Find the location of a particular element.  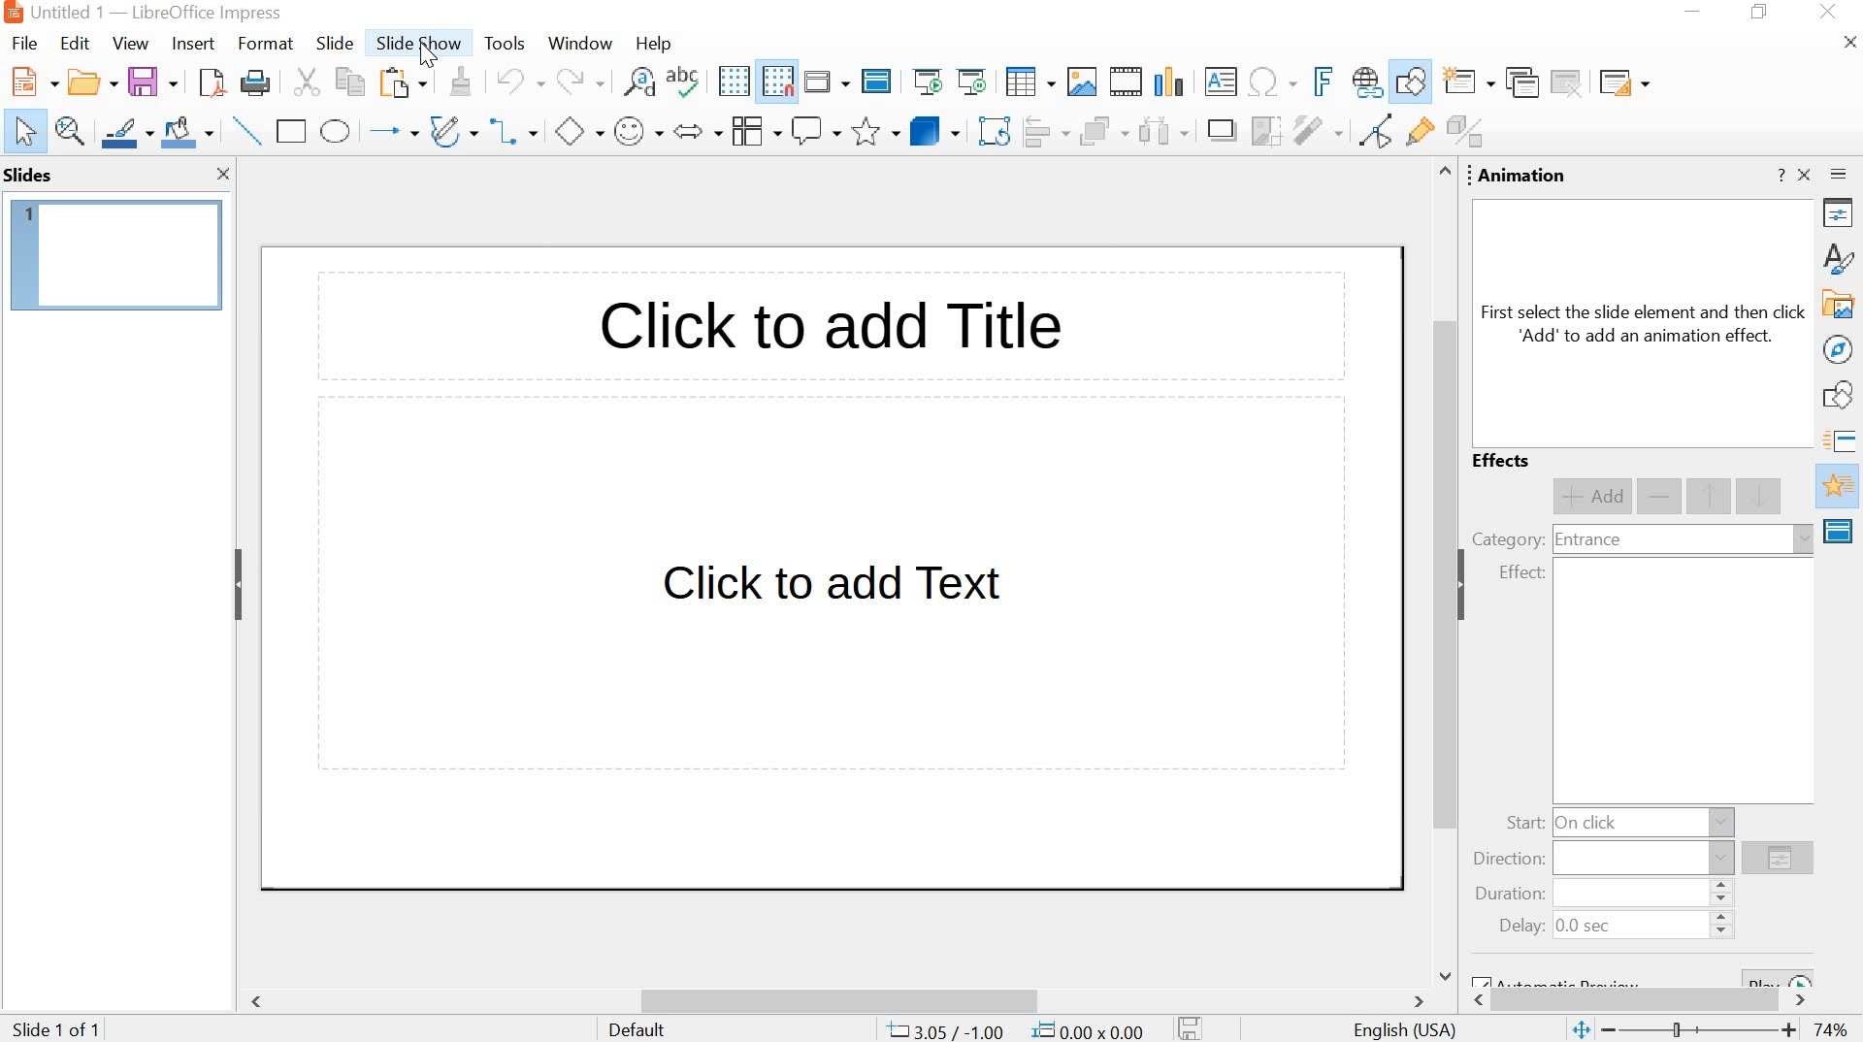

remove effect is located at coordinates (1661, 498).